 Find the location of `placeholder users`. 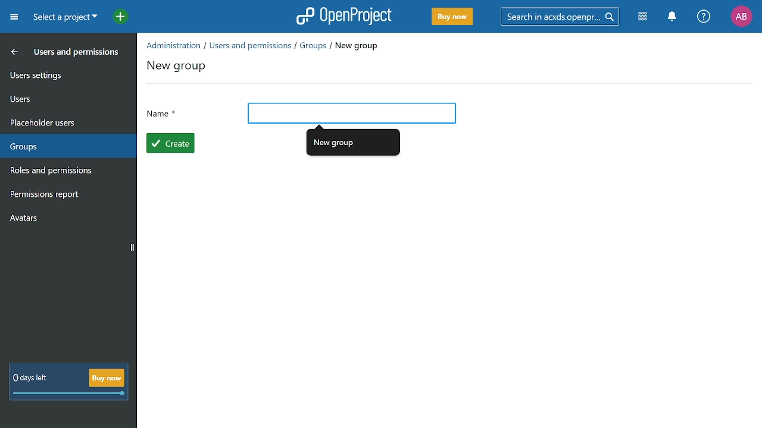

placeholder users is located at coordinates (61, 122).